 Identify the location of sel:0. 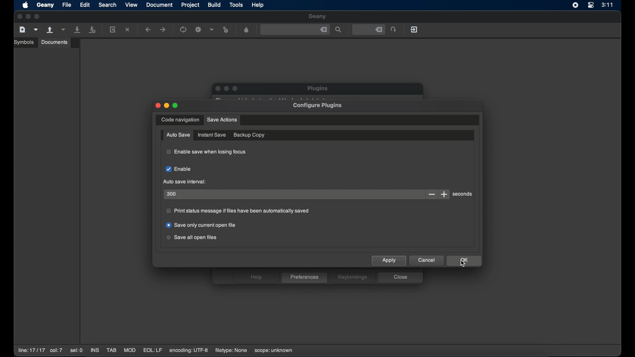
(77, 351).